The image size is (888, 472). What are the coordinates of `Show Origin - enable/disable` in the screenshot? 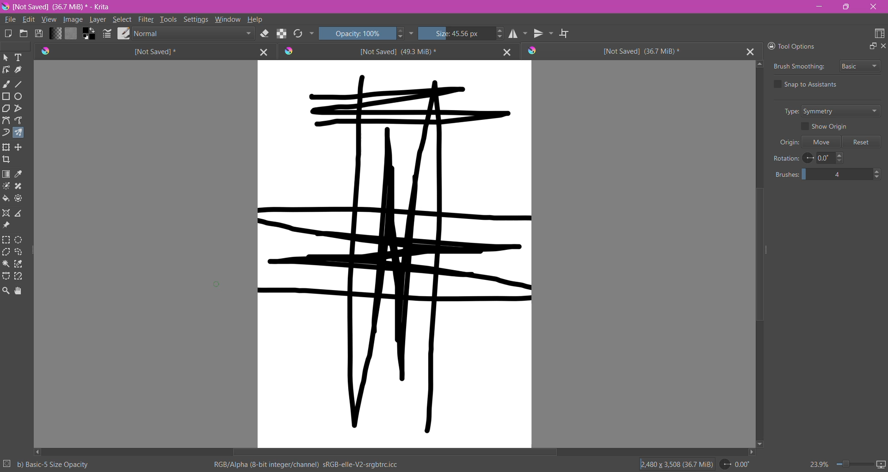 It's located at (827, 127).